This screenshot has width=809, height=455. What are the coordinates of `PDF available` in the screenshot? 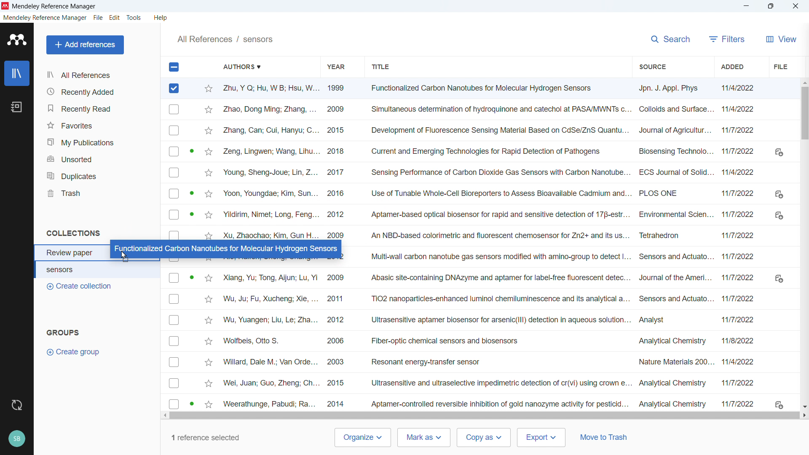 It's located at (192, 214).